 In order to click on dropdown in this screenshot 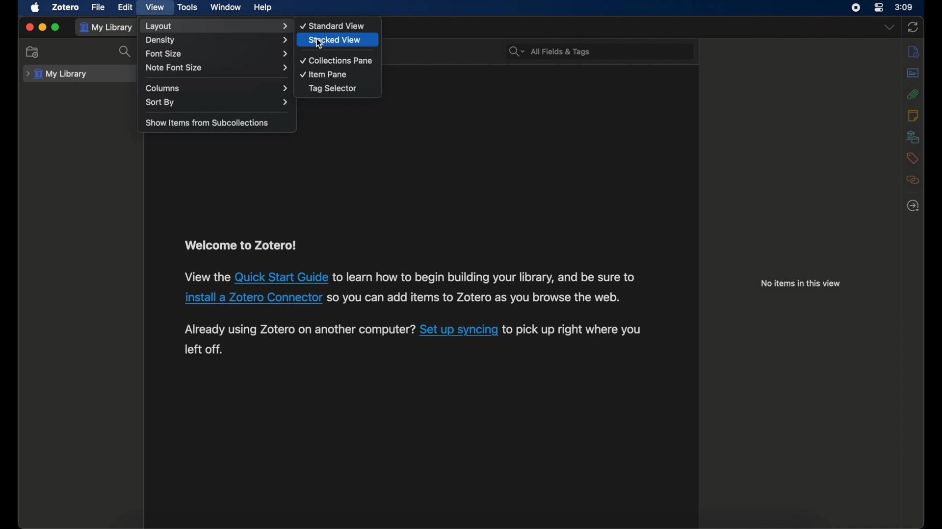, I will do `click(889, 27)`.